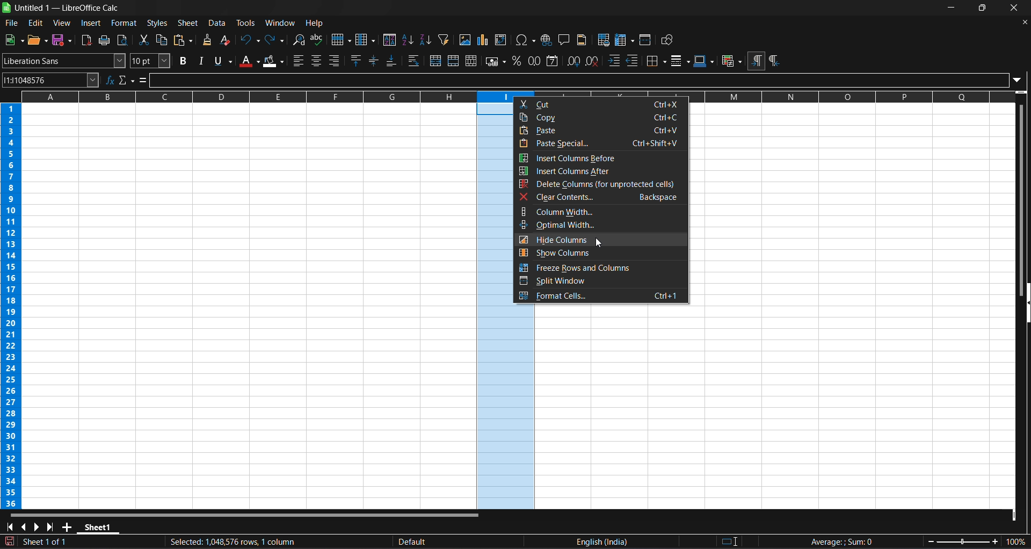 Image resolution: width=1031 pixels, height=549 pixels. Describe the element at coordinates (756, 62) in the screenshot. I see `left to right` at that location.